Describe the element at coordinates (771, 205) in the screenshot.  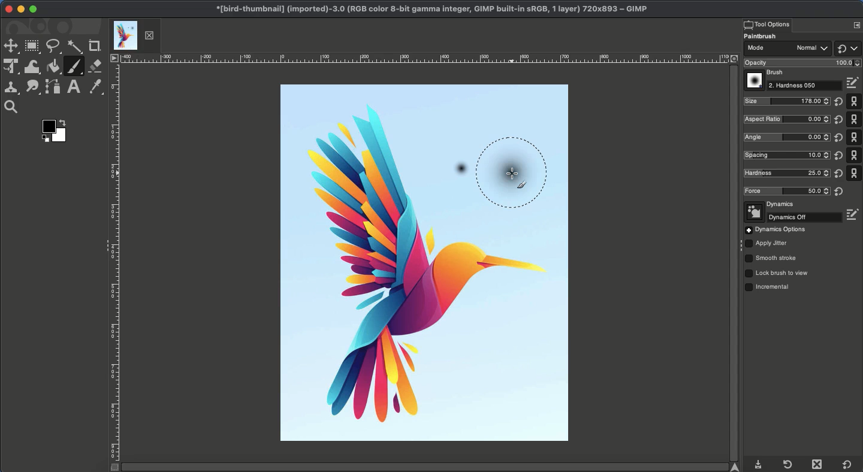
I see `Dynamics` at that location.